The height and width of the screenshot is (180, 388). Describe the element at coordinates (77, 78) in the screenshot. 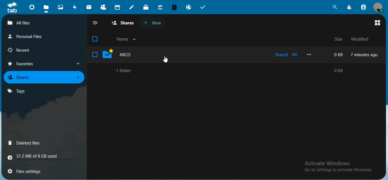

I see `show` at that location.